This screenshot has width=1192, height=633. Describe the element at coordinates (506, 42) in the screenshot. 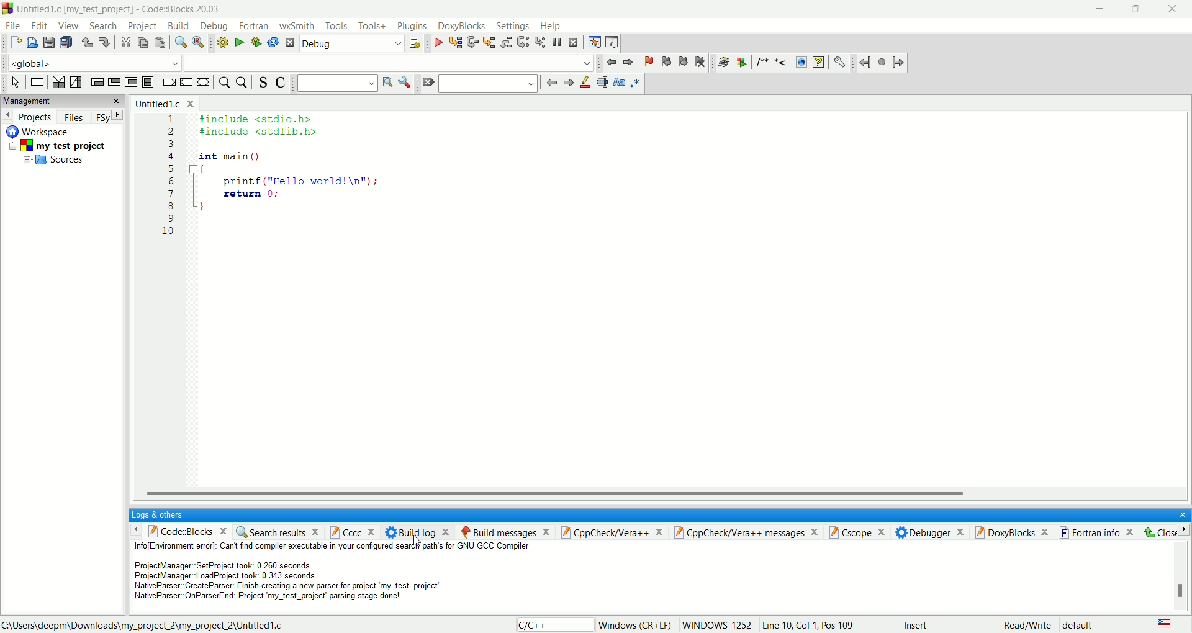

I see `step out` at that location.